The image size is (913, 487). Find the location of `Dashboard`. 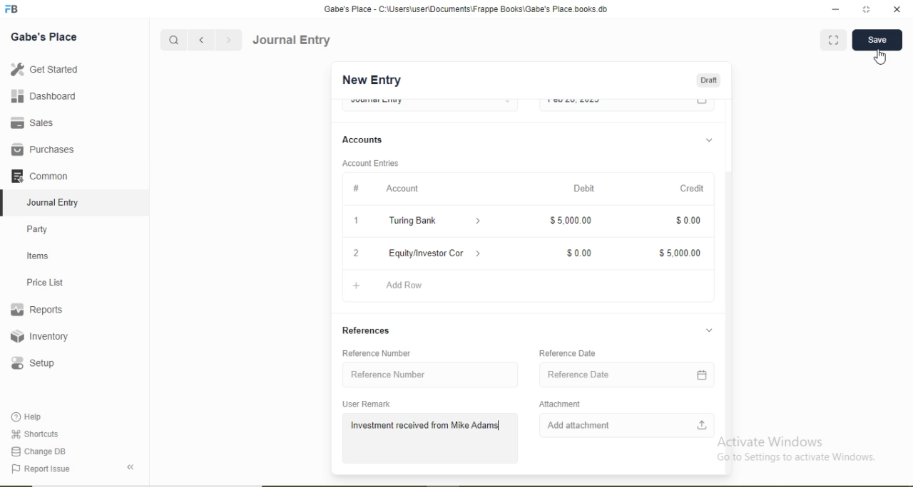

Dashboard is located at coordinates (44, 95).